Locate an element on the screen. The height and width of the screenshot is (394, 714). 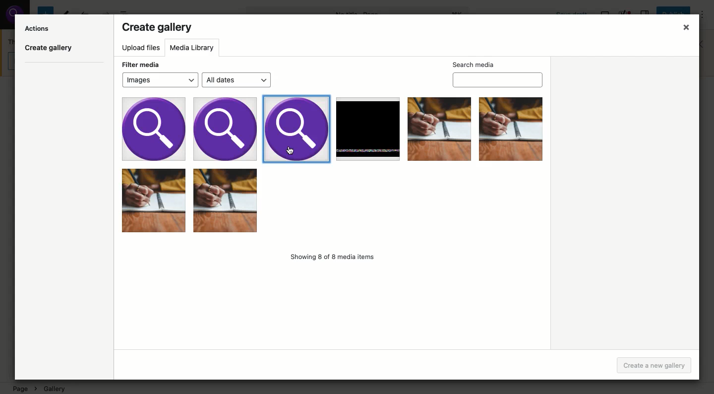
Upload files is located at coordinates (141, 49).